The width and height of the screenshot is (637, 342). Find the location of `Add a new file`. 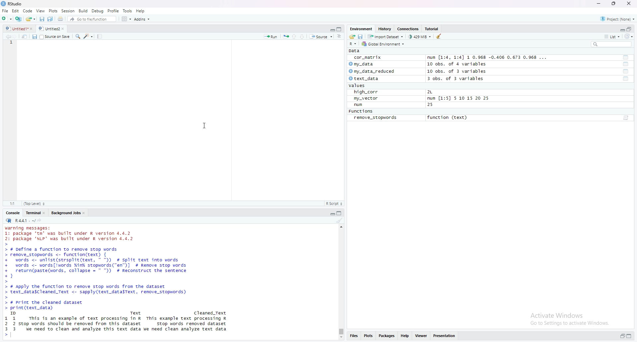

Add a new file is located at coordinates (6, 19).